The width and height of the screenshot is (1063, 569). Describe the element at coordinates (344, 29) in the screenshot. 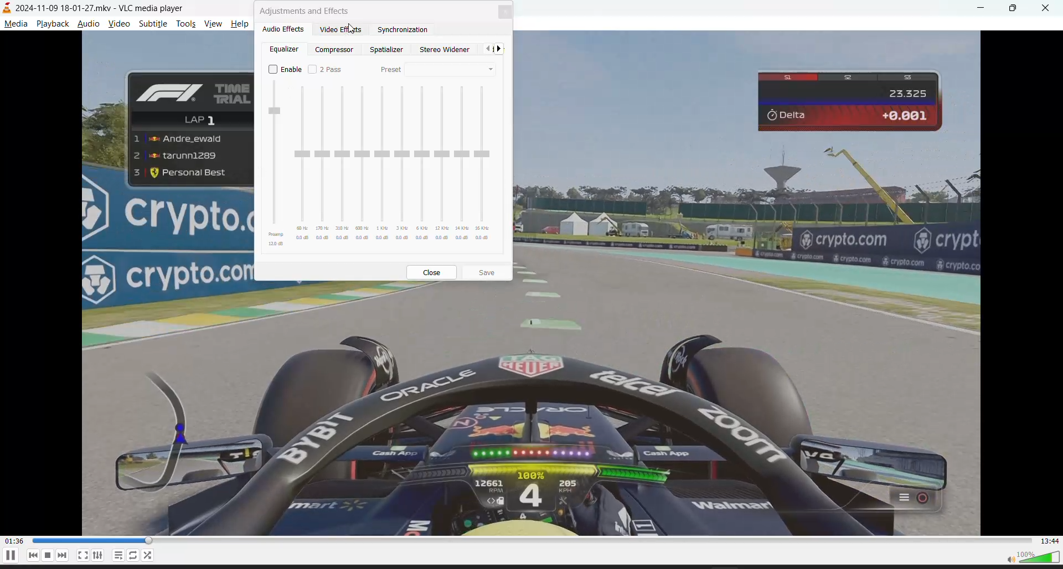

I see `video effects` at that location.